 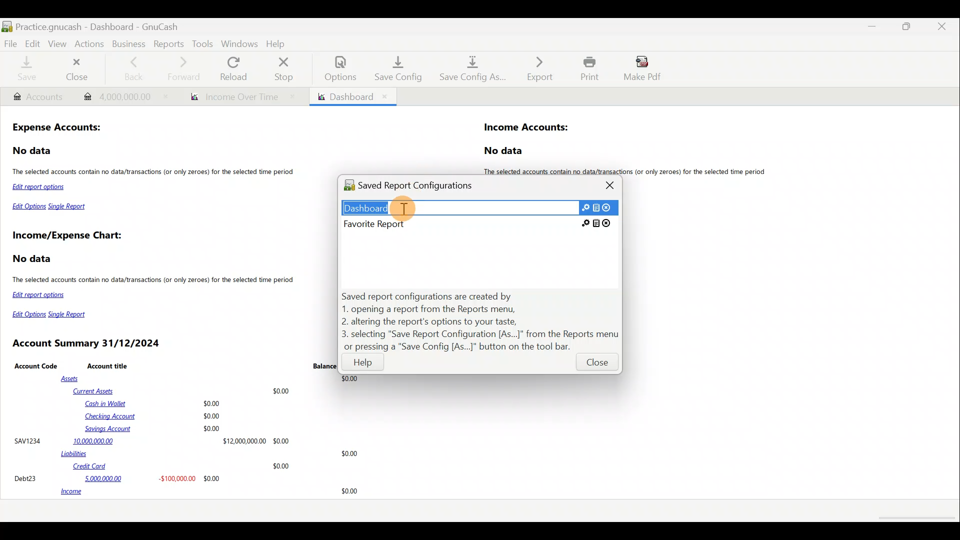 What do you see at coordinates (942, 28) in the screenshot?
I see `Close` at bounding box center [942, 28].